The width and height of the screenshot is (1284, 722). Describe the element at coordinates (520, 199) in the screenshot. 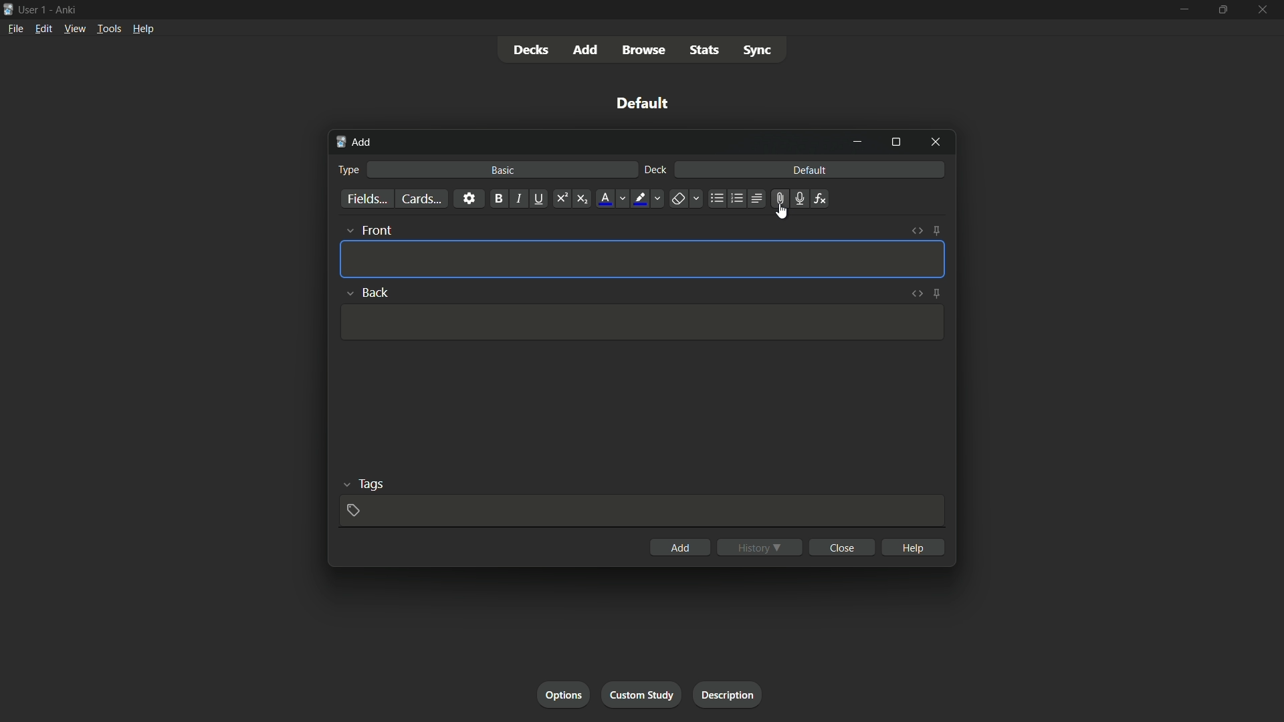

I see `italic` at that location.